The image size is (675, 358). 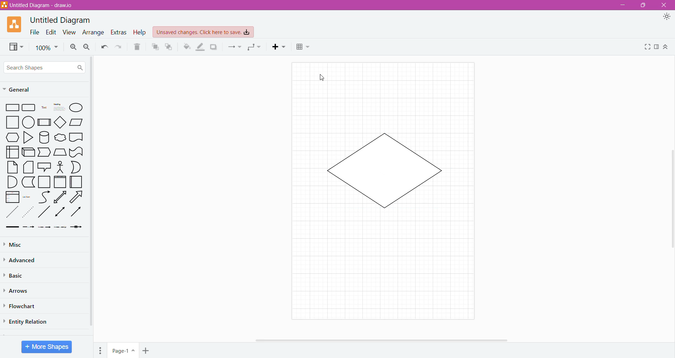 What do you see at coordinates (119, 47) in the screenshot?
I see `Redo` at bounding box center [119, 47].